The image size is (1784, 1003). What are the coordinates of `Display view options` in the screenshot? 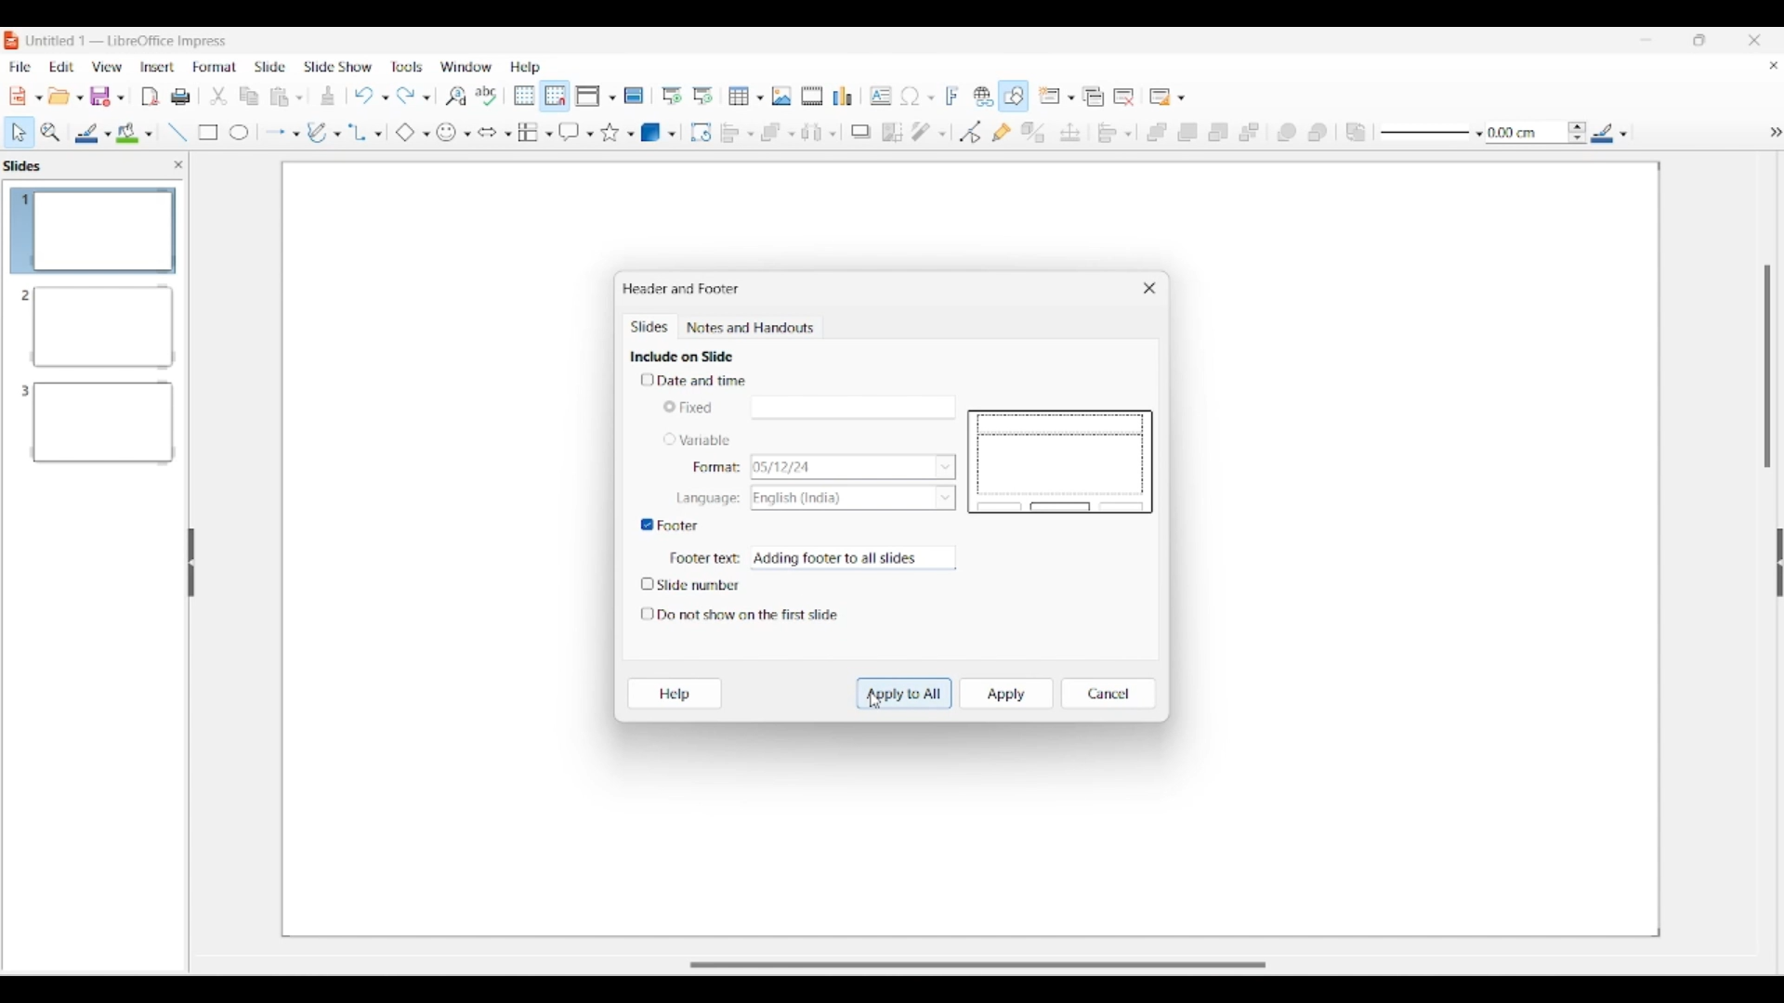 It's located at (597, 96).